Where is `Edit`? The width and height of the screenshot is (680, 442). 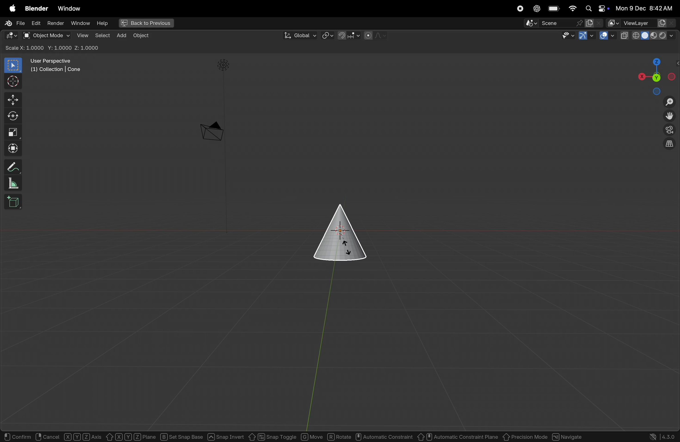
Edit is located at coordinates (36, 24).